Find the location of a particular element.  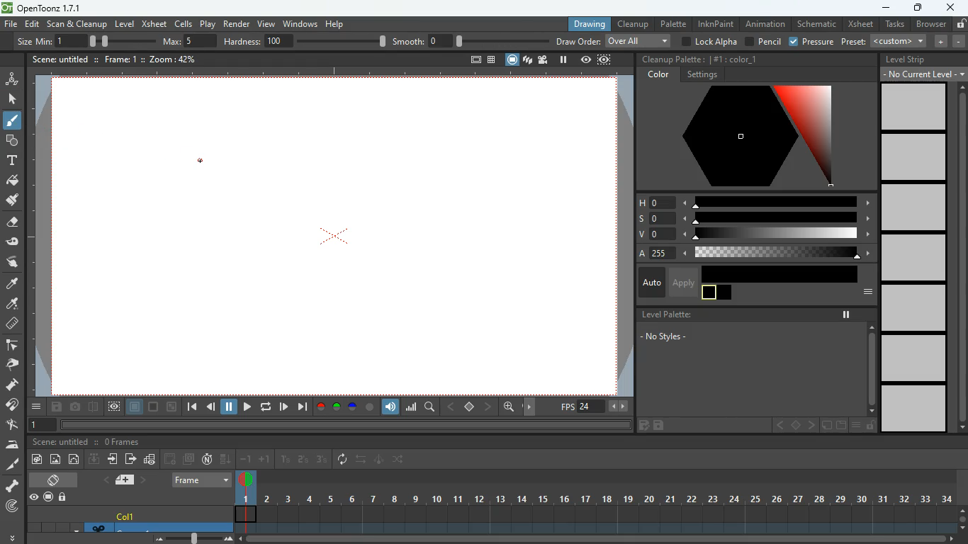

screen is located at coordinates (512, 59).